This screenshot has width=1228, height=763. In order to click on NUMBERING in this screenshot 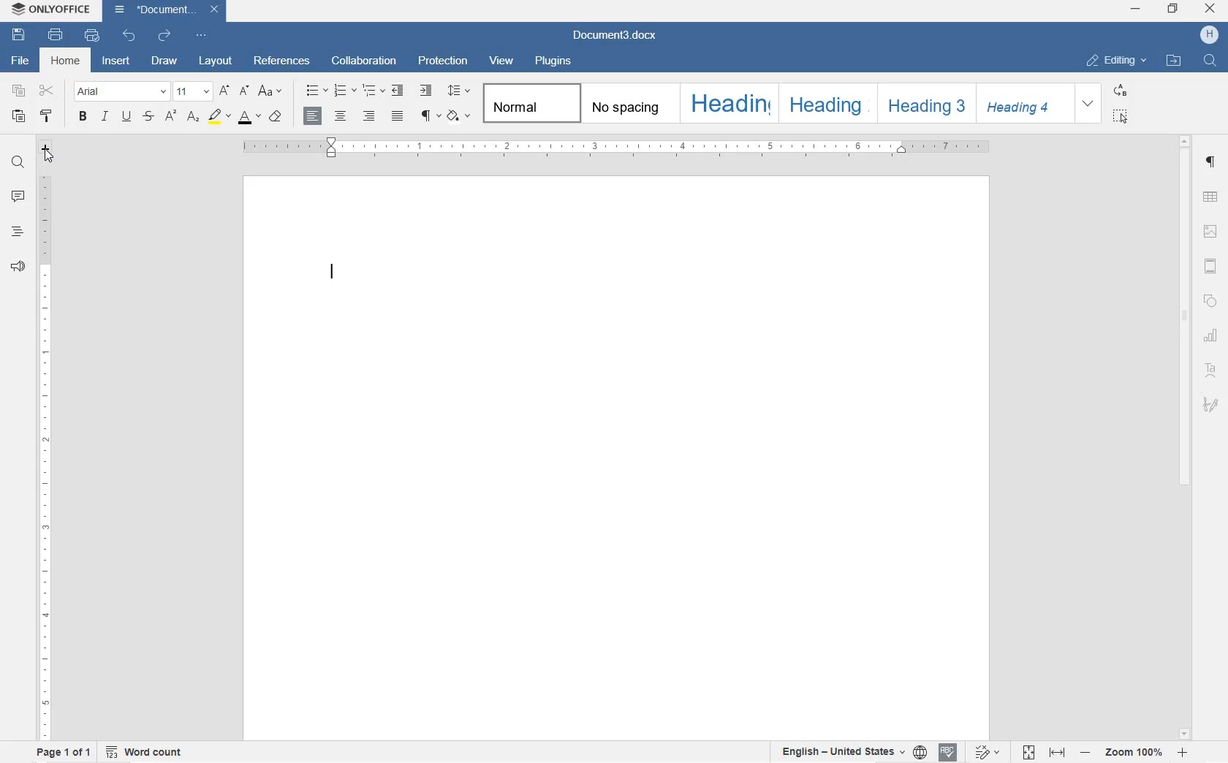, I will do `click(344, 91)`.